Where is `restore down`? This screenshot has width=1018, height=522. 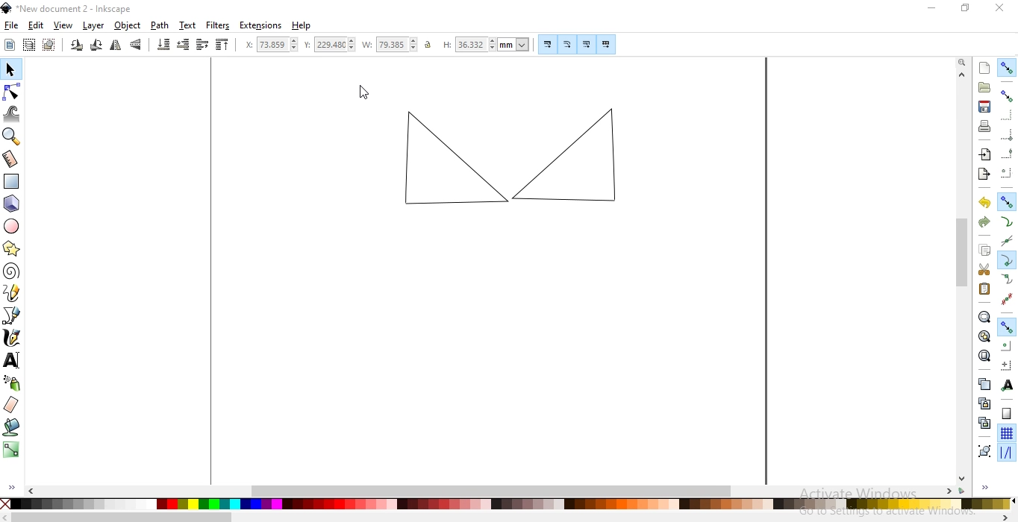
restore down is located at coordinates (964, 7).